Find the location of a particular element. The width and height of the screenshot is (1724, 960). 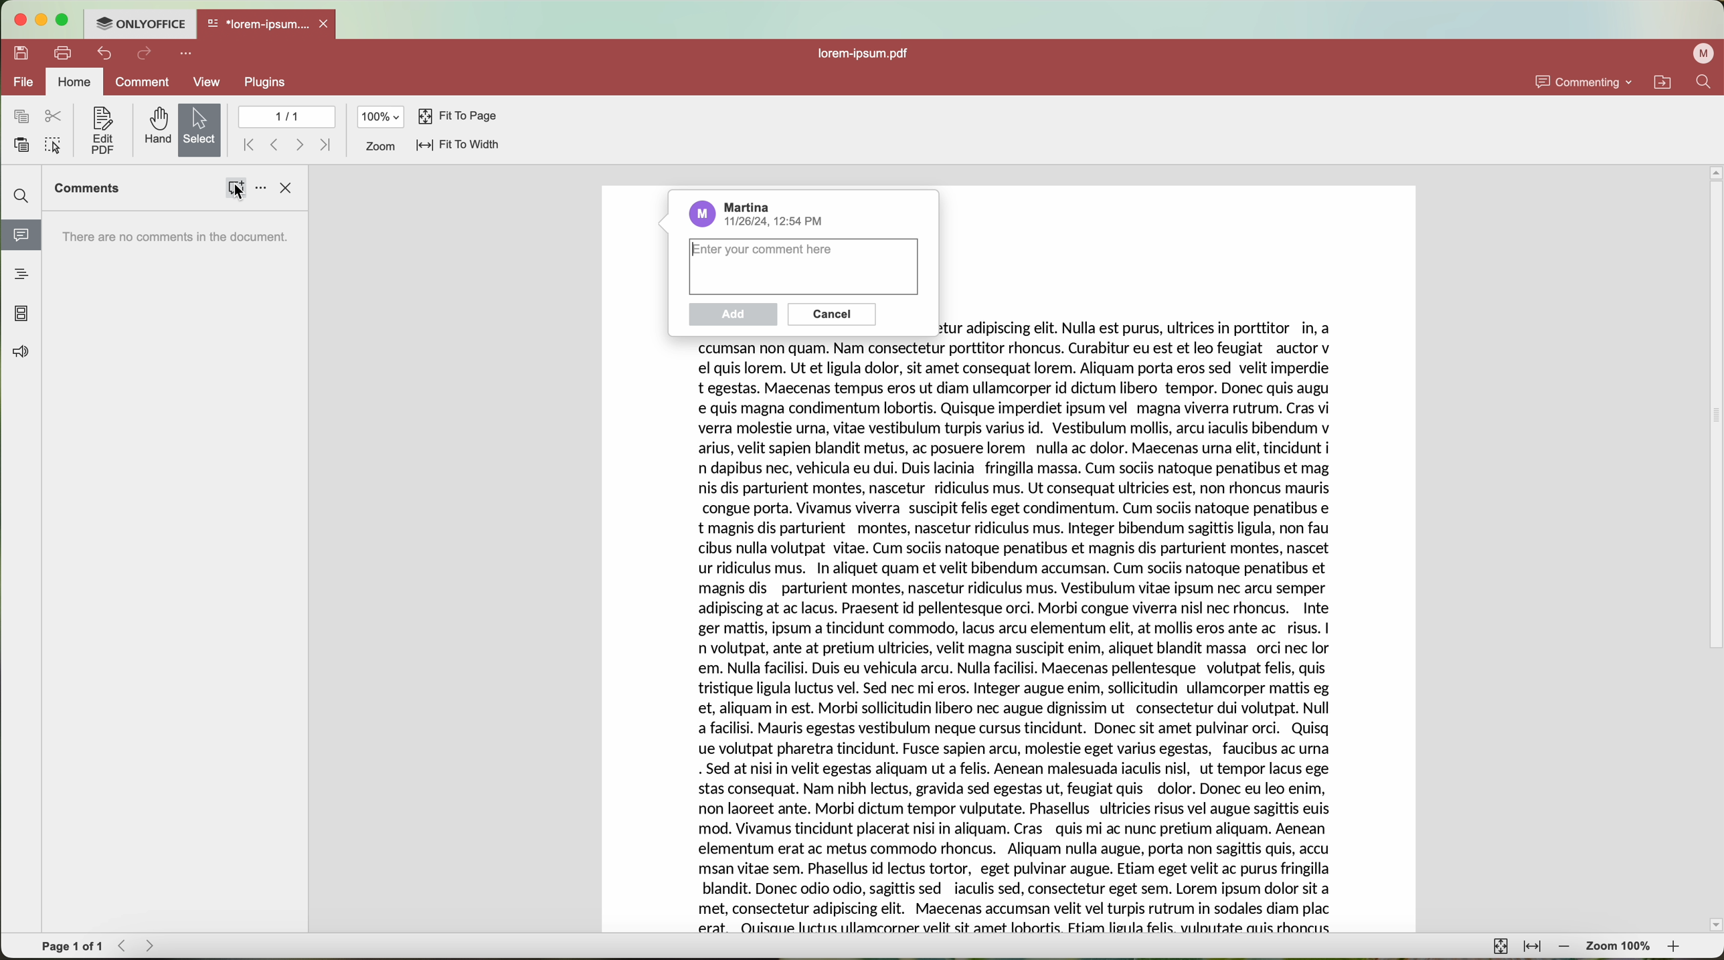

zoom 100% is located at coordinates (1620, 947).